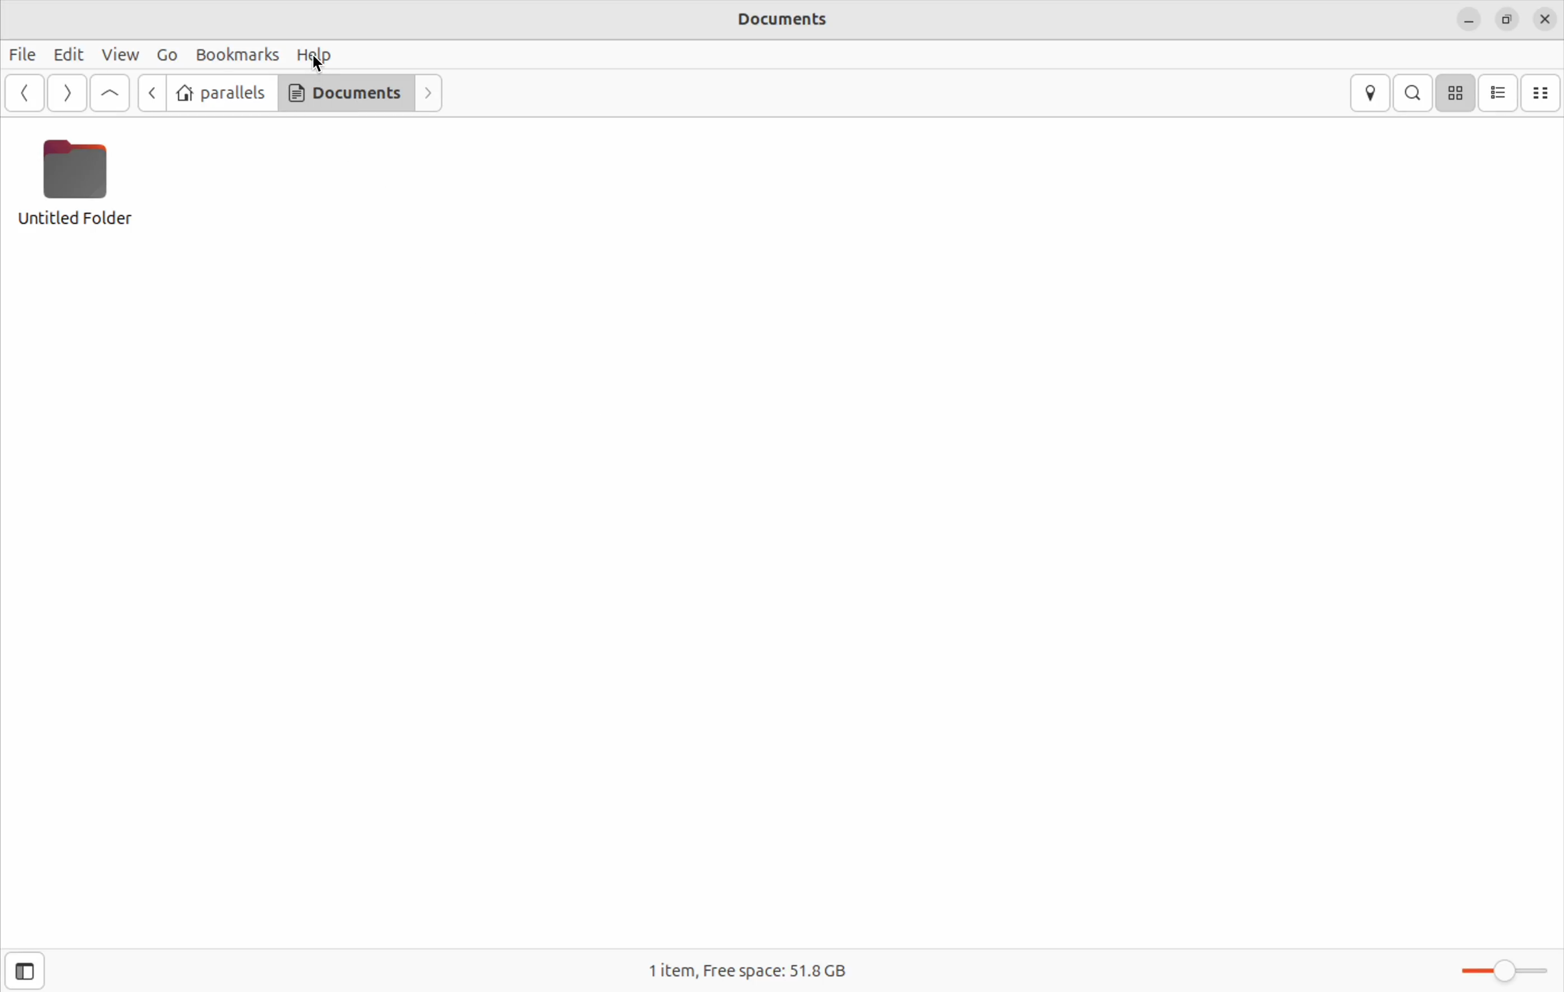 This screenshot has height=992, width=1564. What do you see at coordinates (342, 92) in the screenshot?
I see `Documents` at bounding box center [342, 92].